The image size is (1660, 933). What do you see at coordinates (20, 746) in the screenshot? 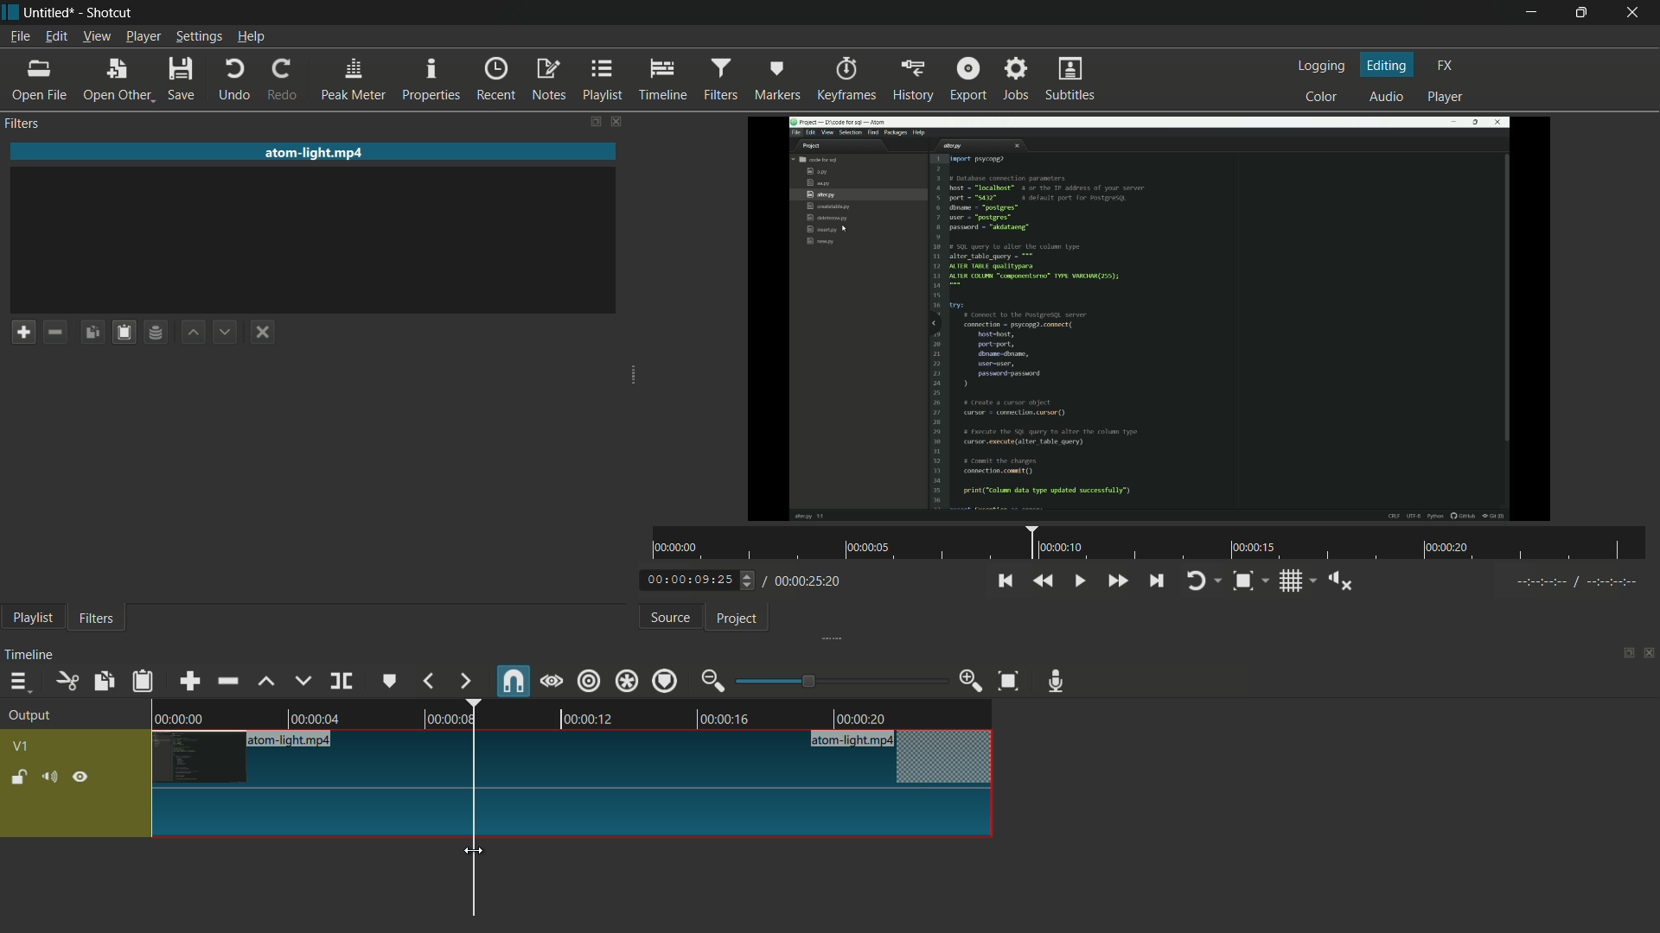
I see `v1` at bounding box center [20, 746].